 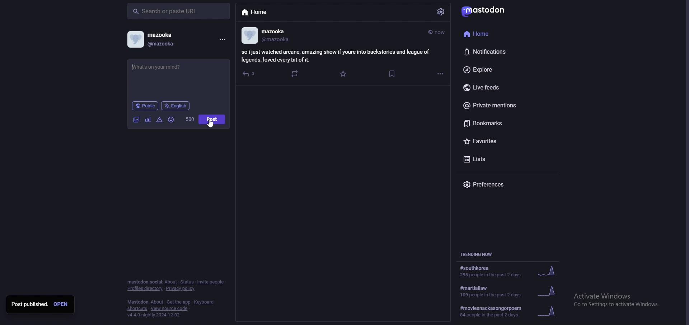 I want to click on trending, so click(x=509, y=271).